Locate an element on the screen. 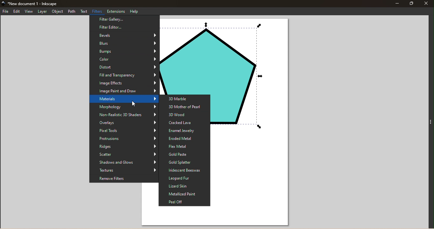 This screenshot has width=434, height=229. Iridescent Beeswax is located at coordinates (185, 171).